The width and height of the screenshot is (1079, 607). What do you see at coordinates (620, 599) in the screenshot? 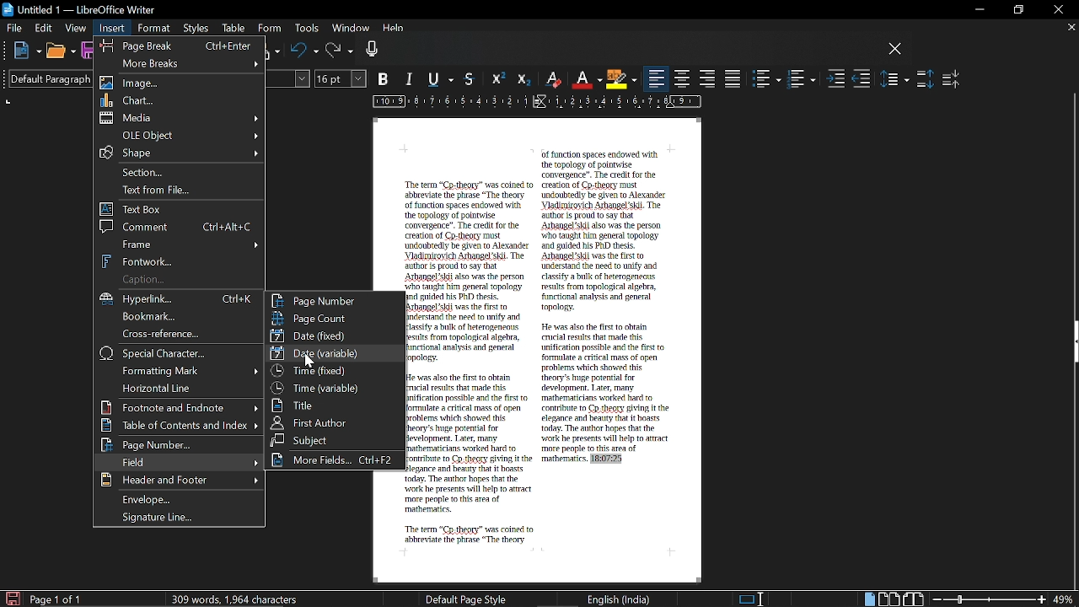
I see `English (India)` at bounding box center [620, 599].